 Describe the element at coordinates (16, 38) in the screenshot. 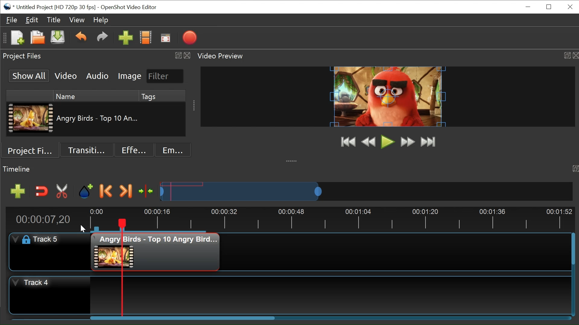

I see `New File` at that location.